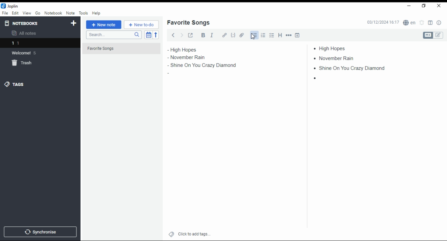  Describe the element at coordinates (253, 36) in the screenshot. I see `mouse pointer` at that location.